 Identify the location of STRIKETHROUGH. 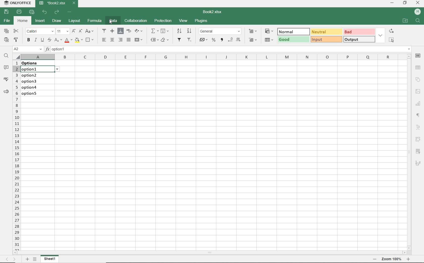
(49, 40).